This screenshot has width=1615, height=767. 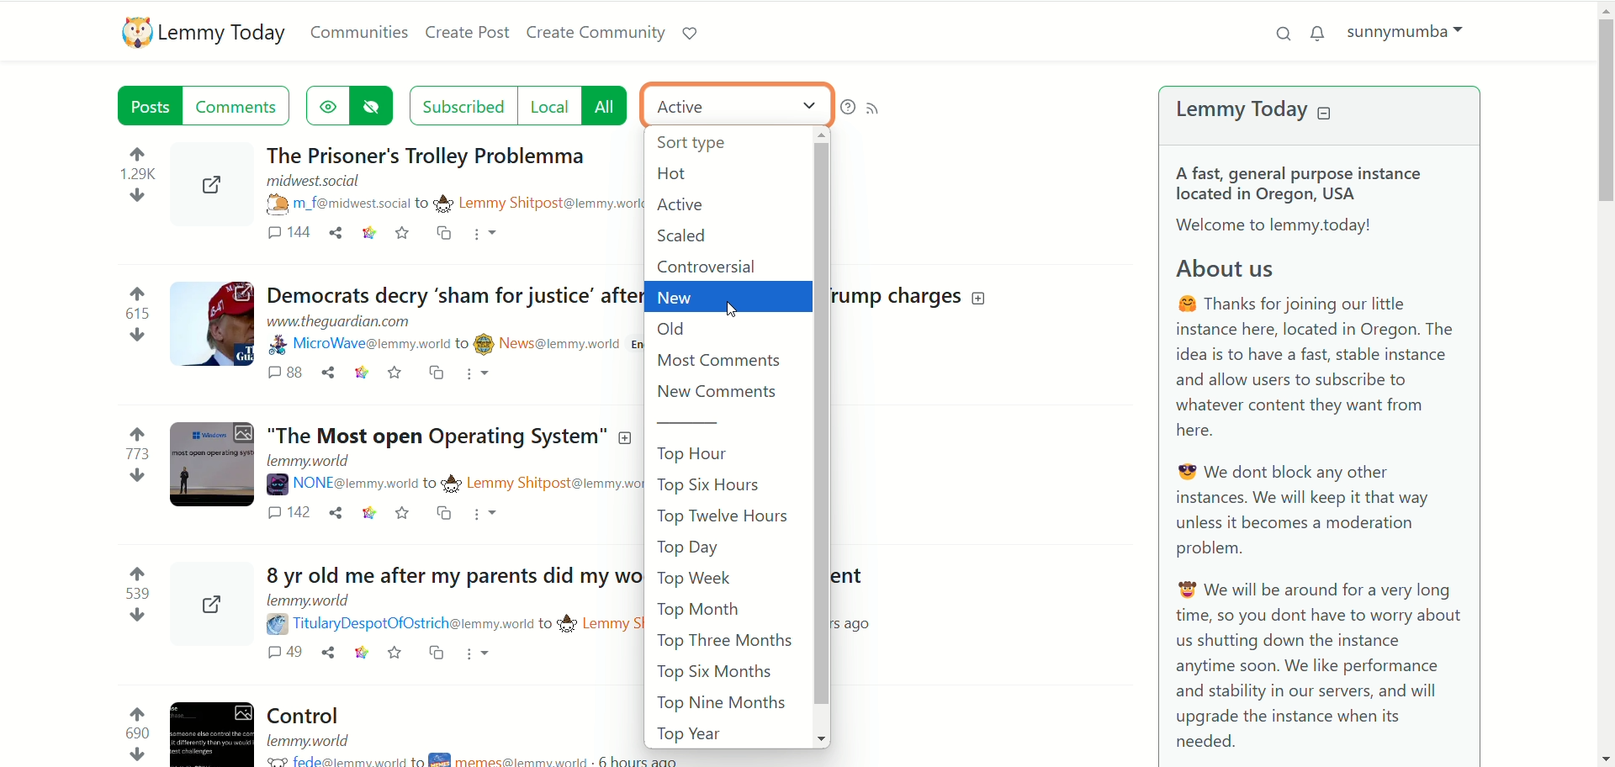 What do you see at coordinates (434, 374) in the screenshot?
I see `cross-post` at bounding box center [434, 374].